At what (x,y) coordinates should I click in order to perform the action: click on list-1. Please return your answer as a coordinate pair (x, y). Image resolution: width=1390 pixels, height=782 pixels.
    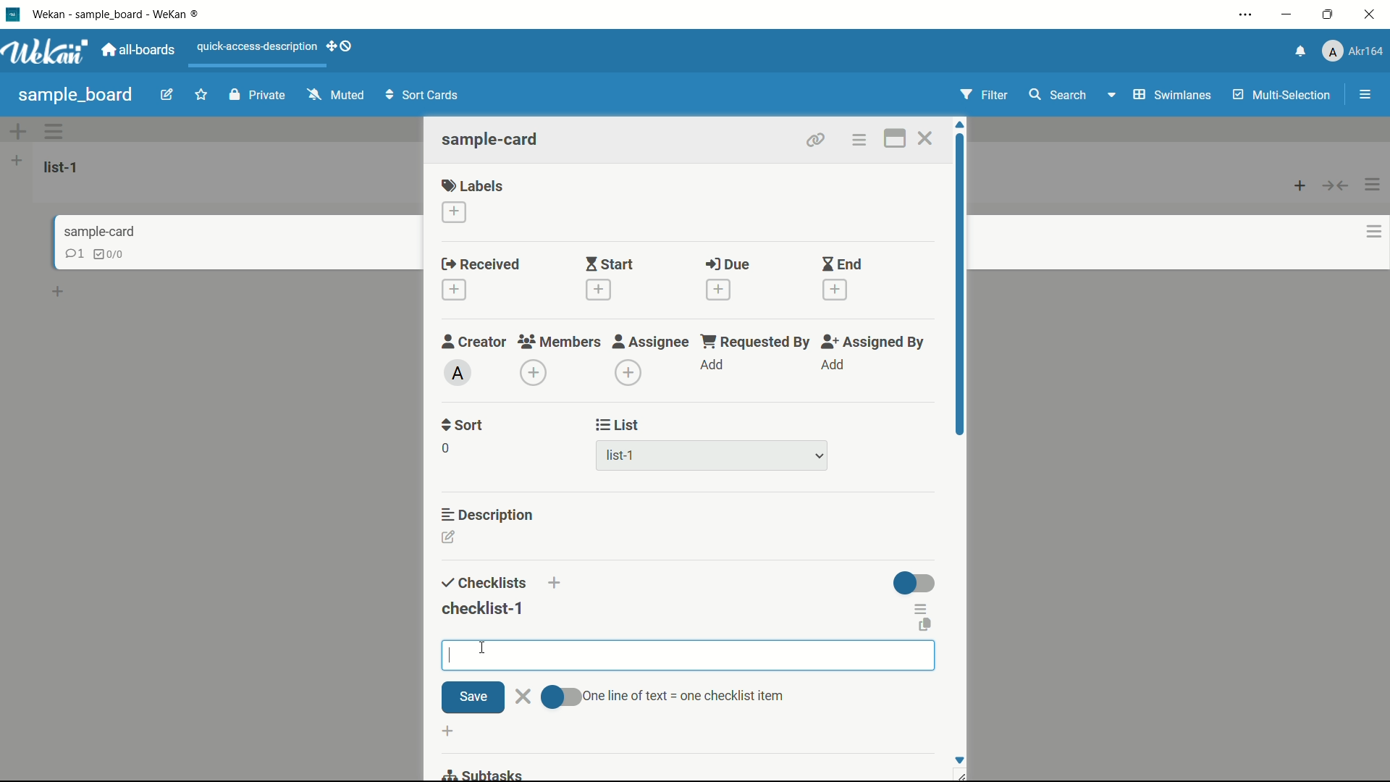
    Looking at the image, I should click on (620, 456).